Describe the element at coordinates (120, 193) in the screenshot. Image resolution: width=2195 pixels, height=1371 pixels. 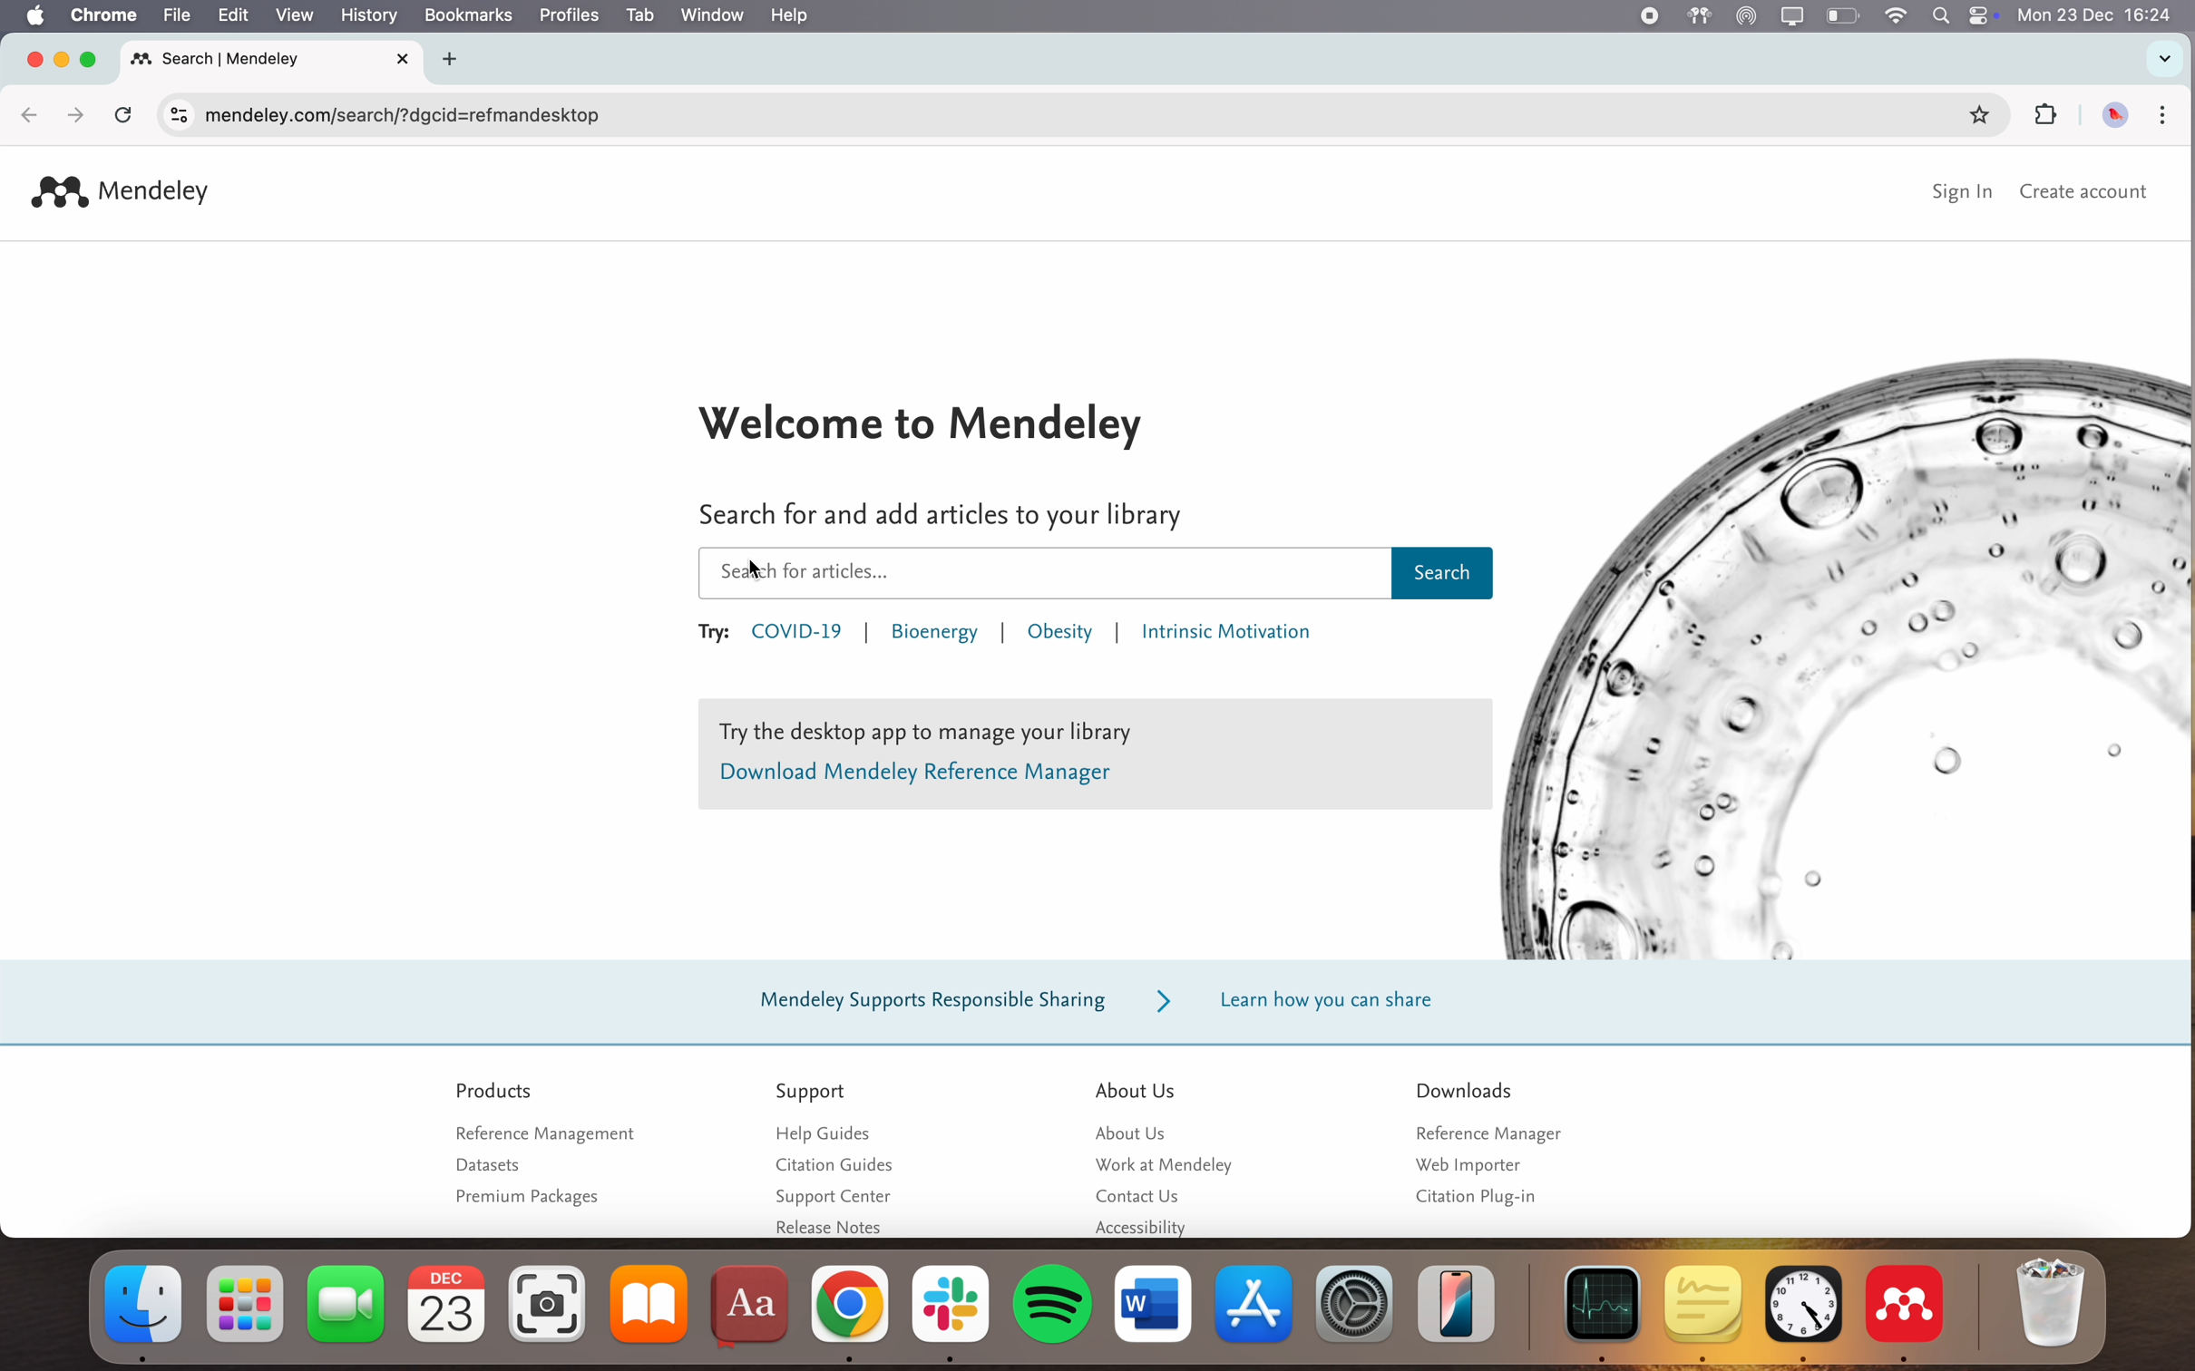
I see `Mendeley logo` at that location.